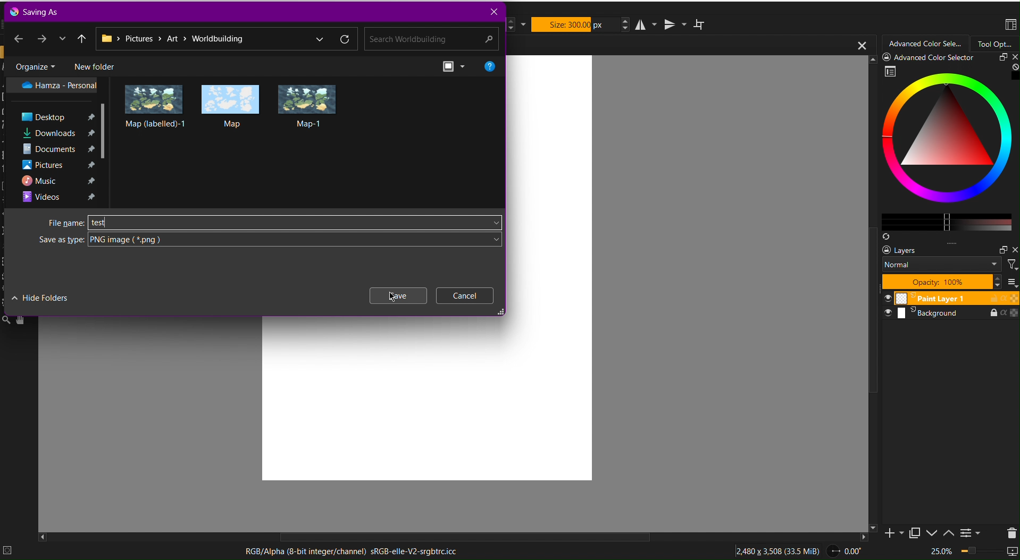 This screenshot has height=560, width=1020. Describe the element at coordinates (60, 141) in the screenshot. I see `Folders` at that location.